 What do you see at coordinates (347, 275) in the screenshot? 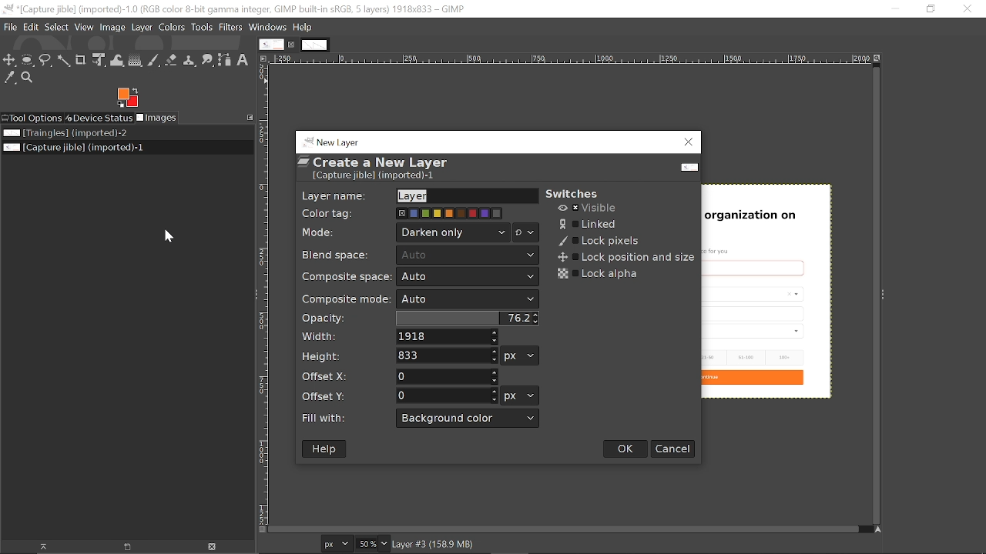
I see `Composite space:` at bounding box center [347, 275].